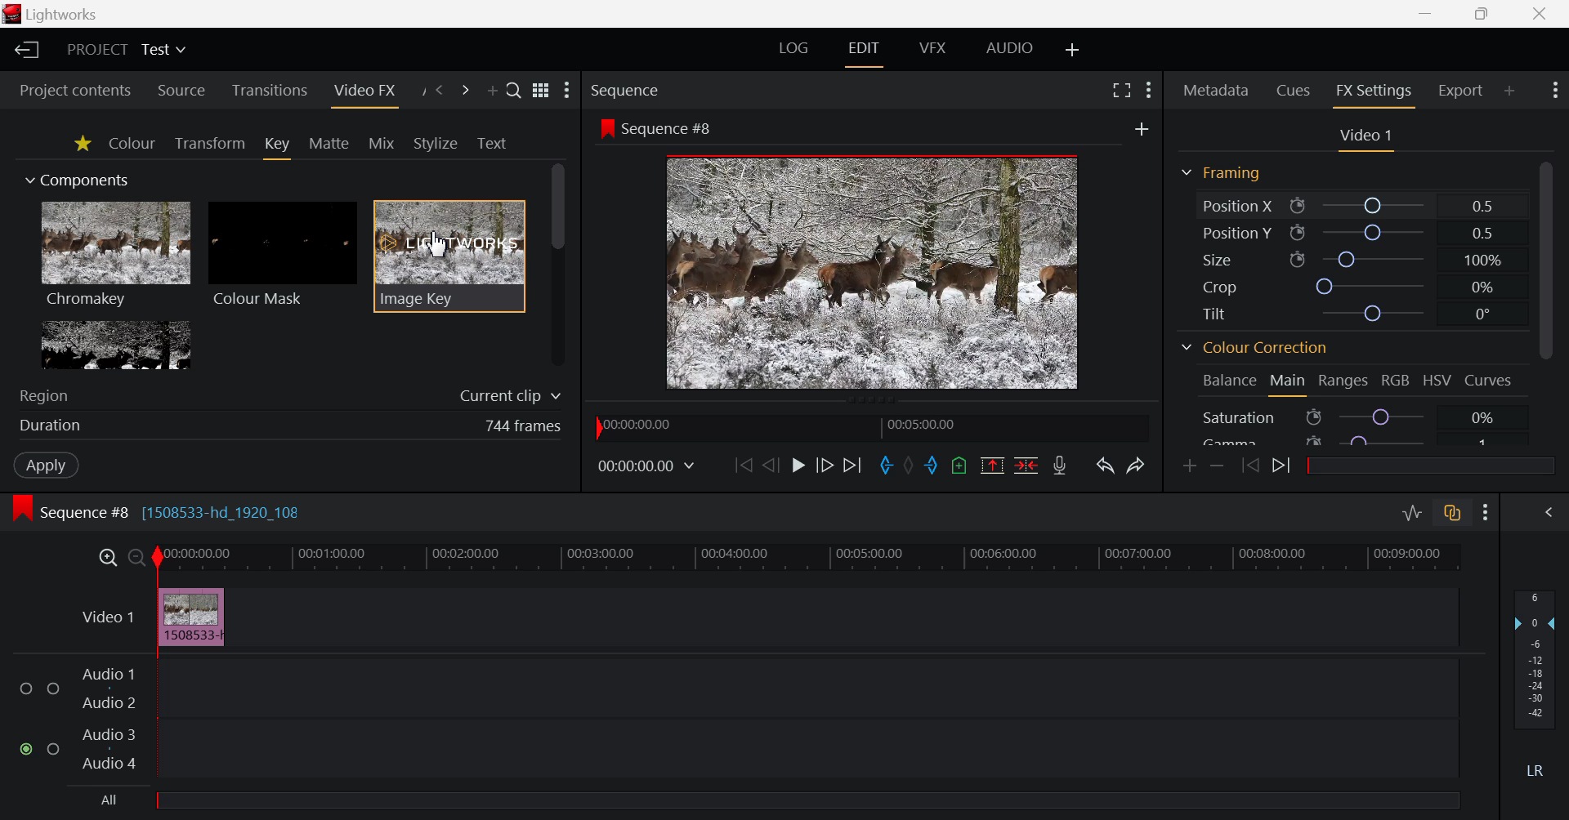  I want to click on 0.5, so click(1482, 233).